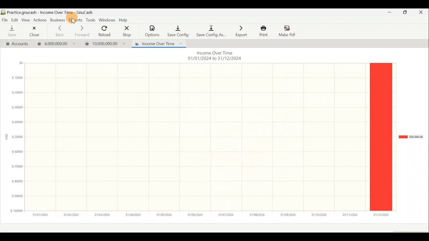  I want to click on Options, so click(152, 31).